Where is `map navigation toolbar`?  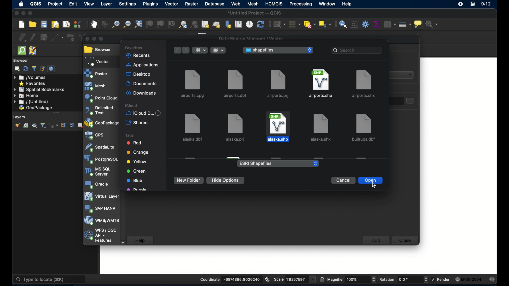
map navigation toolbar is located at coordinates (86, 25).